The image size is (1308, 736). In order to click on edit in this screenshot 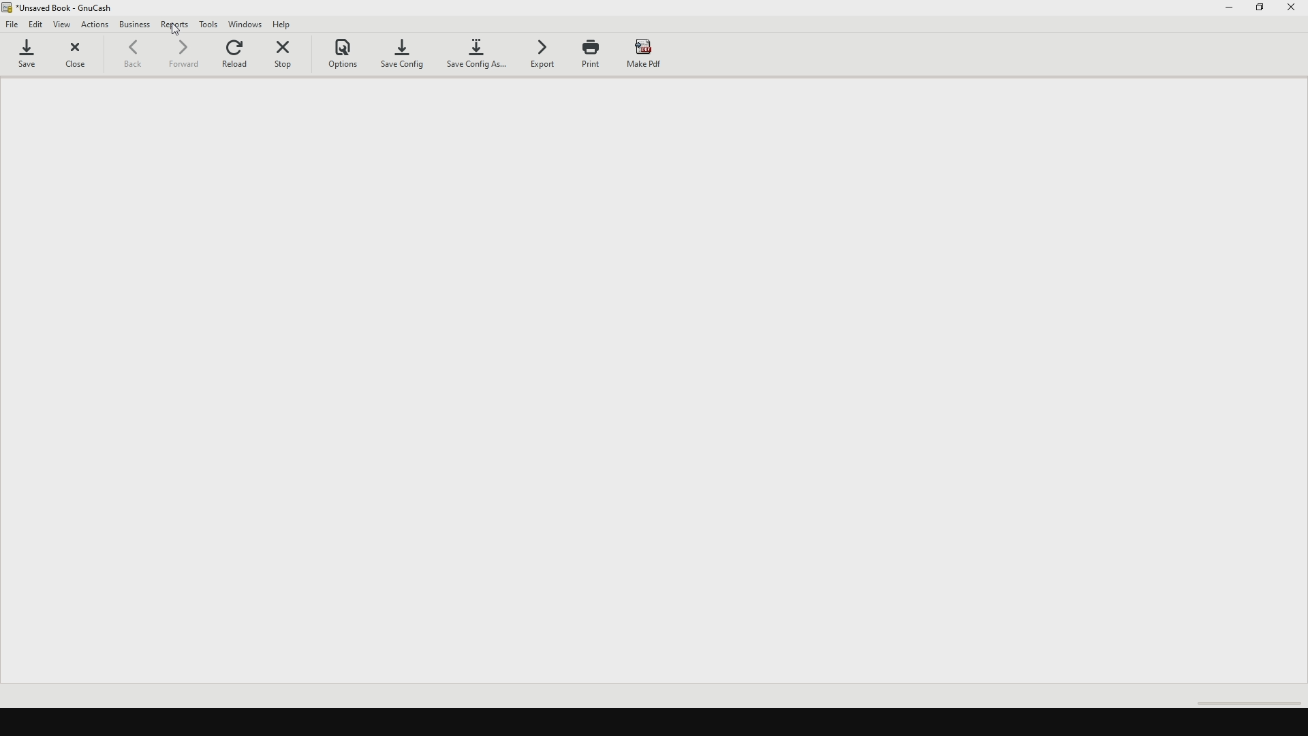, I will do `click(37, 25)`.